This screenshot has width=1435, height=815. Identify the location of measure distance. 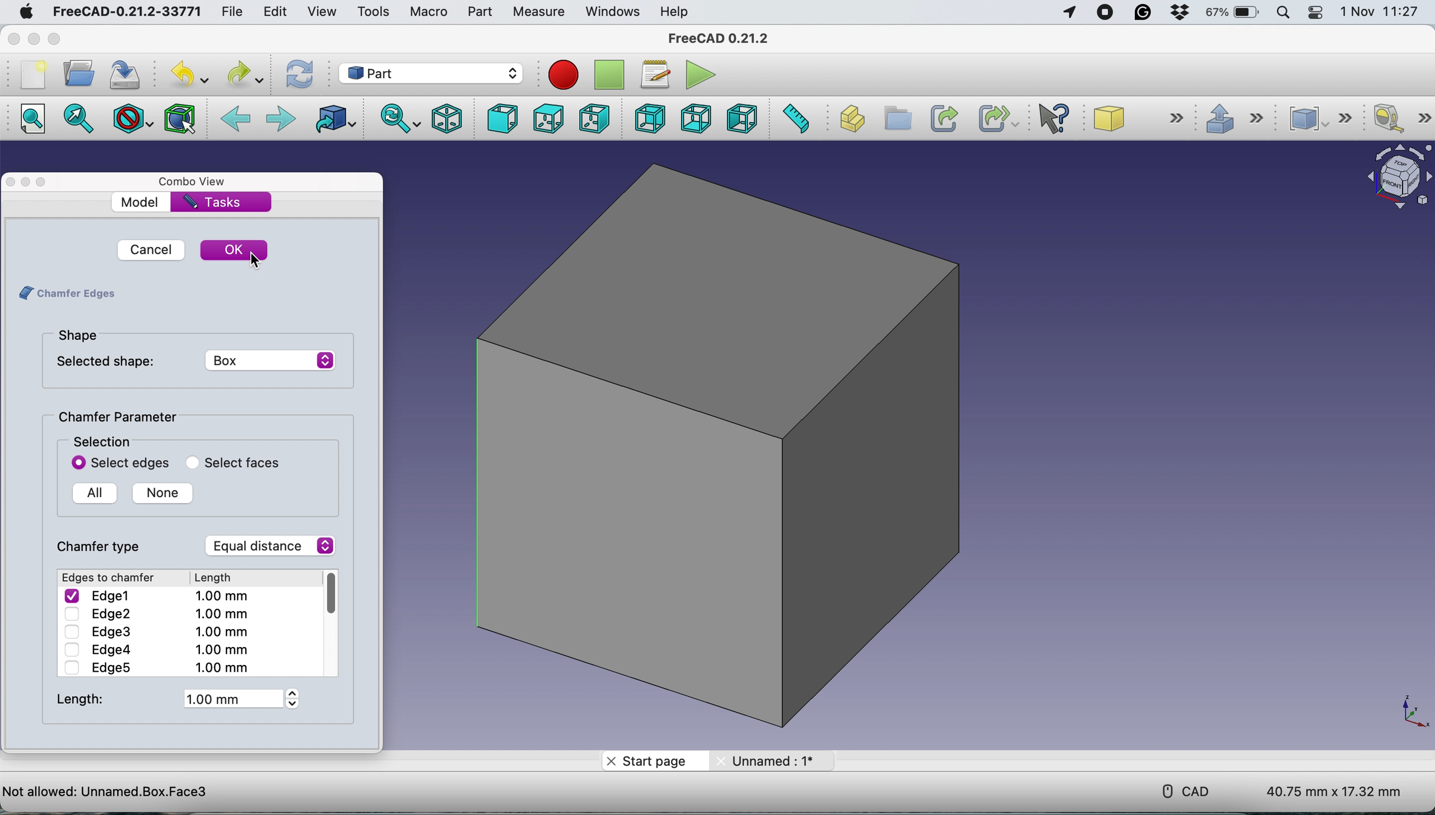
(796, 119).